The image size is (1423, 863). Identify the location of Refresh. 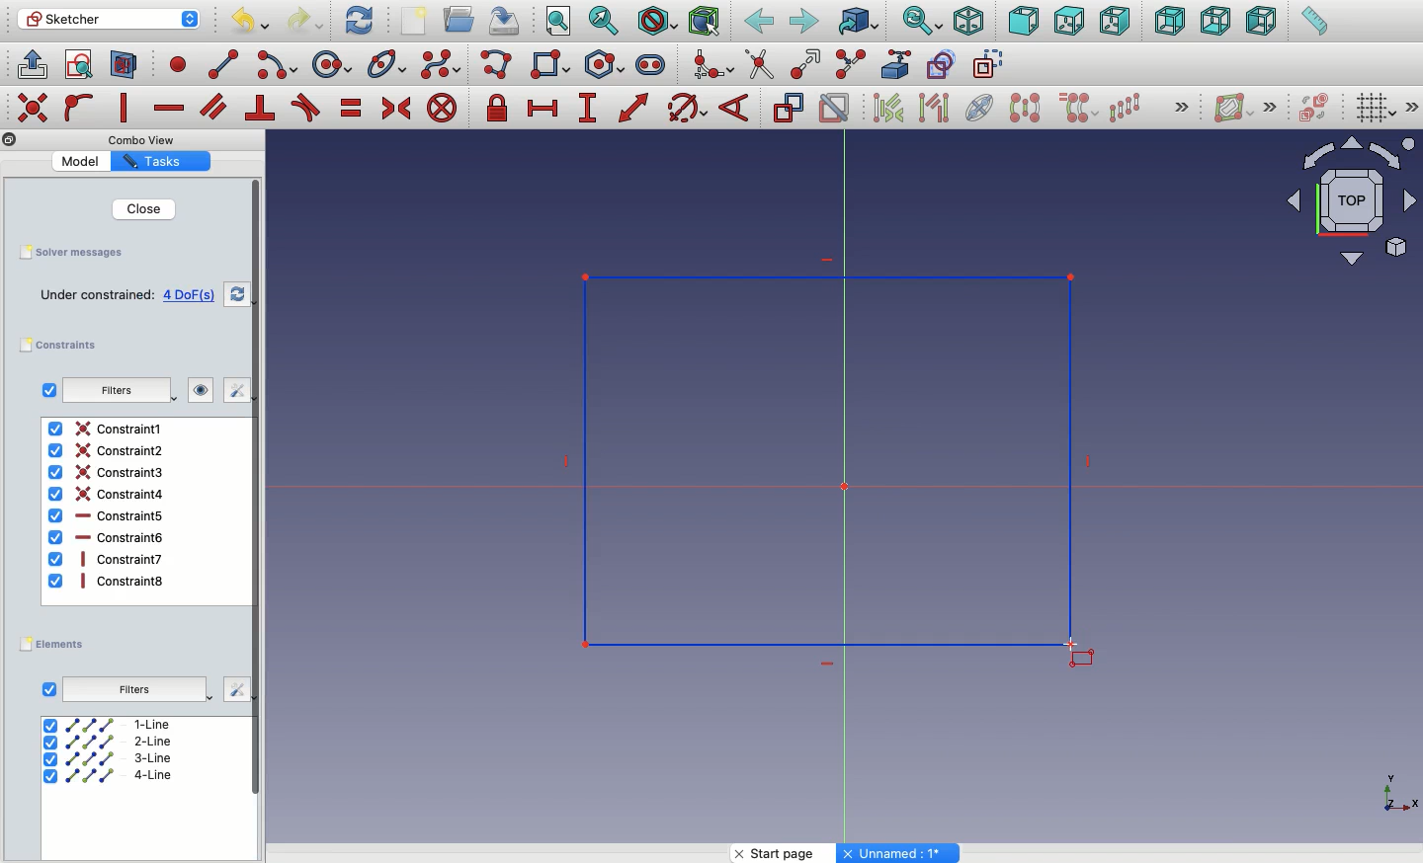
(359, 19).